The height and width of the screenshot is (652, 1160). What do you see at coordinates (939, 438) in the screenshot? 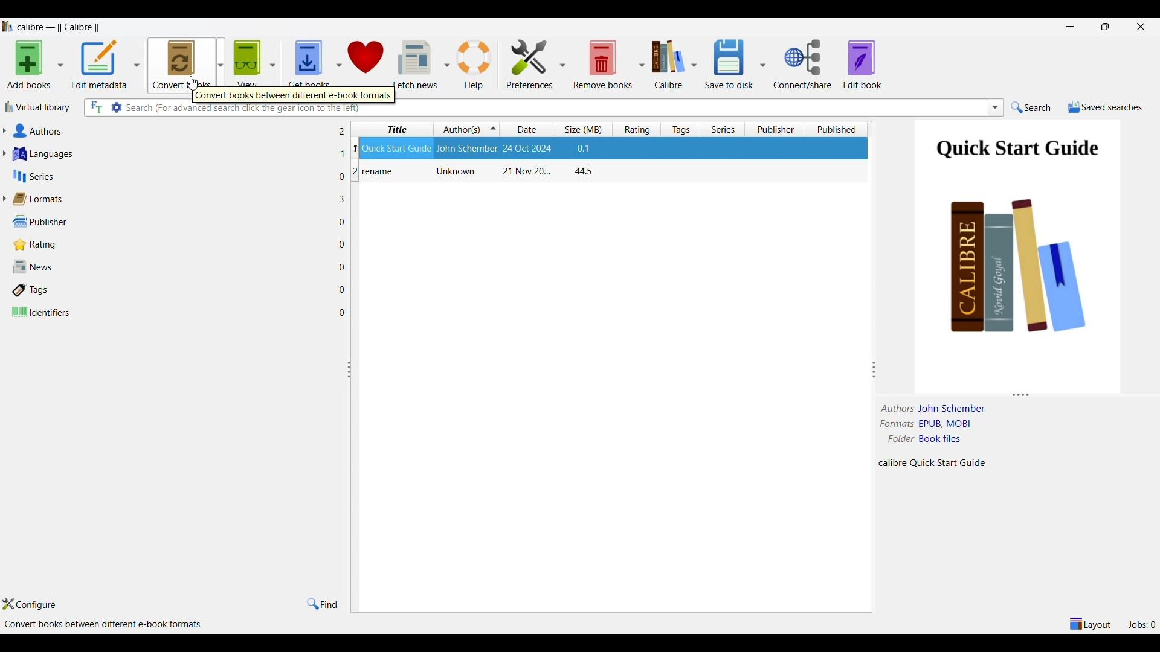
I see `book files` at bounding box center [939, 438].